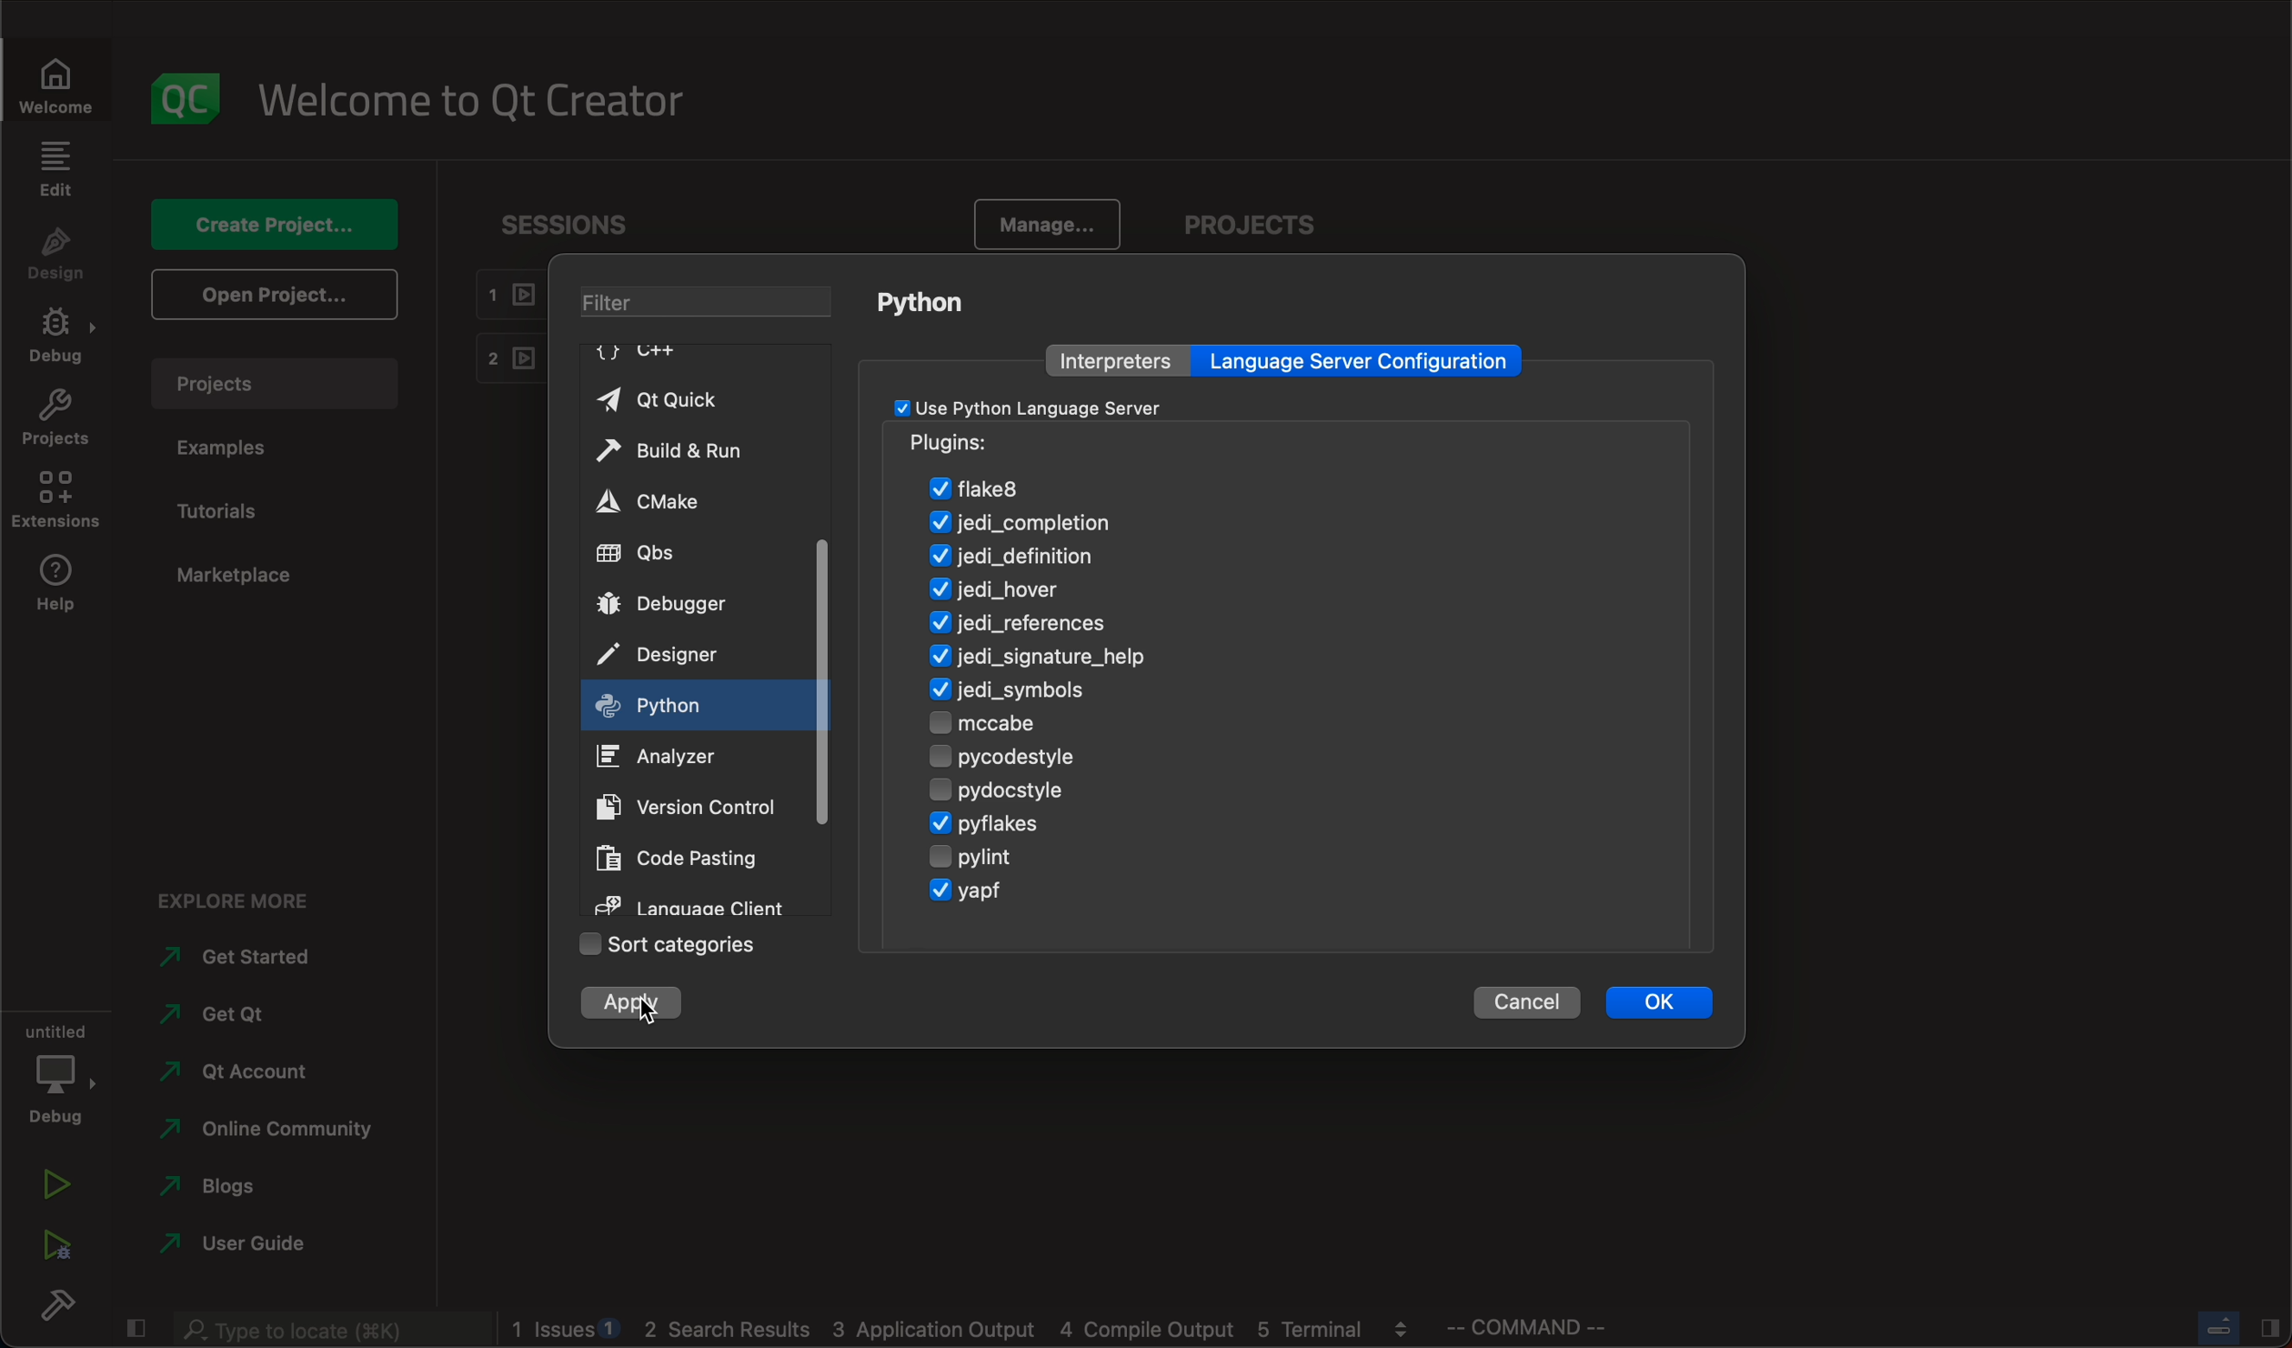  I want to click on cursor, so click(641, 1011).